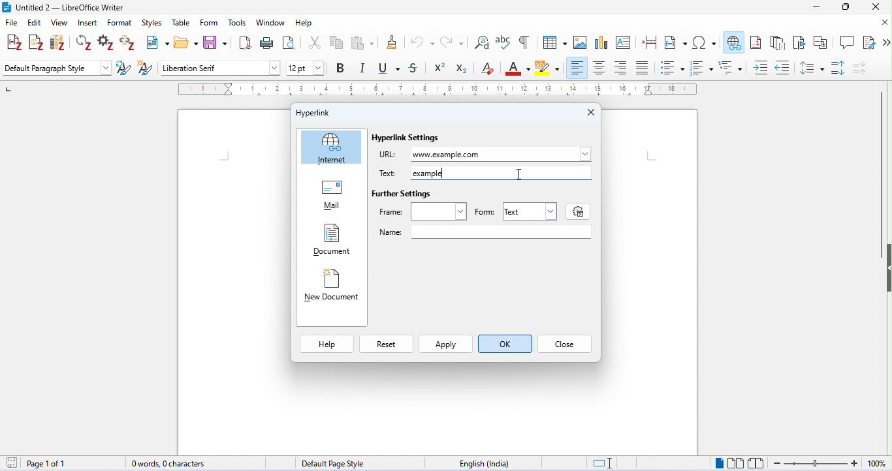 This screenshot has width=892, height=471. I want to click on single page view, so click(718, 463).